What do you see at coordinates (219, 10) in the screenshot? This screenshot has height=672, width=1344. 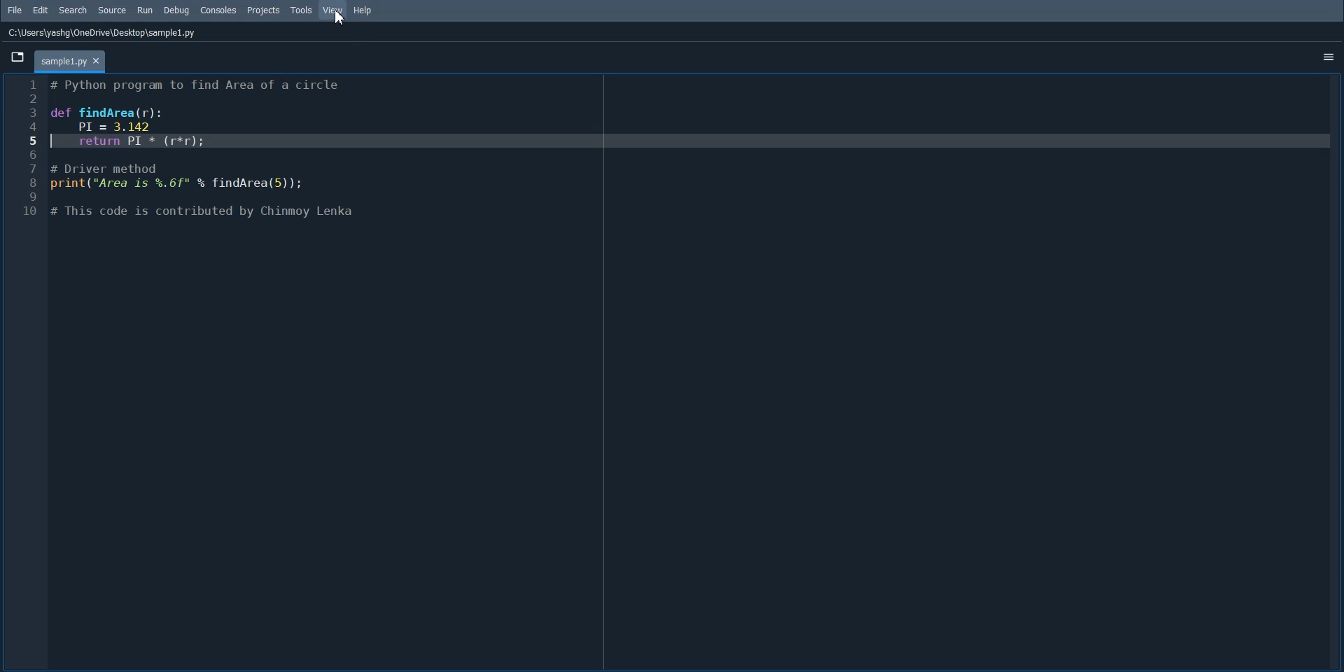 I see `Consoles` at bounding box center [219, 10].